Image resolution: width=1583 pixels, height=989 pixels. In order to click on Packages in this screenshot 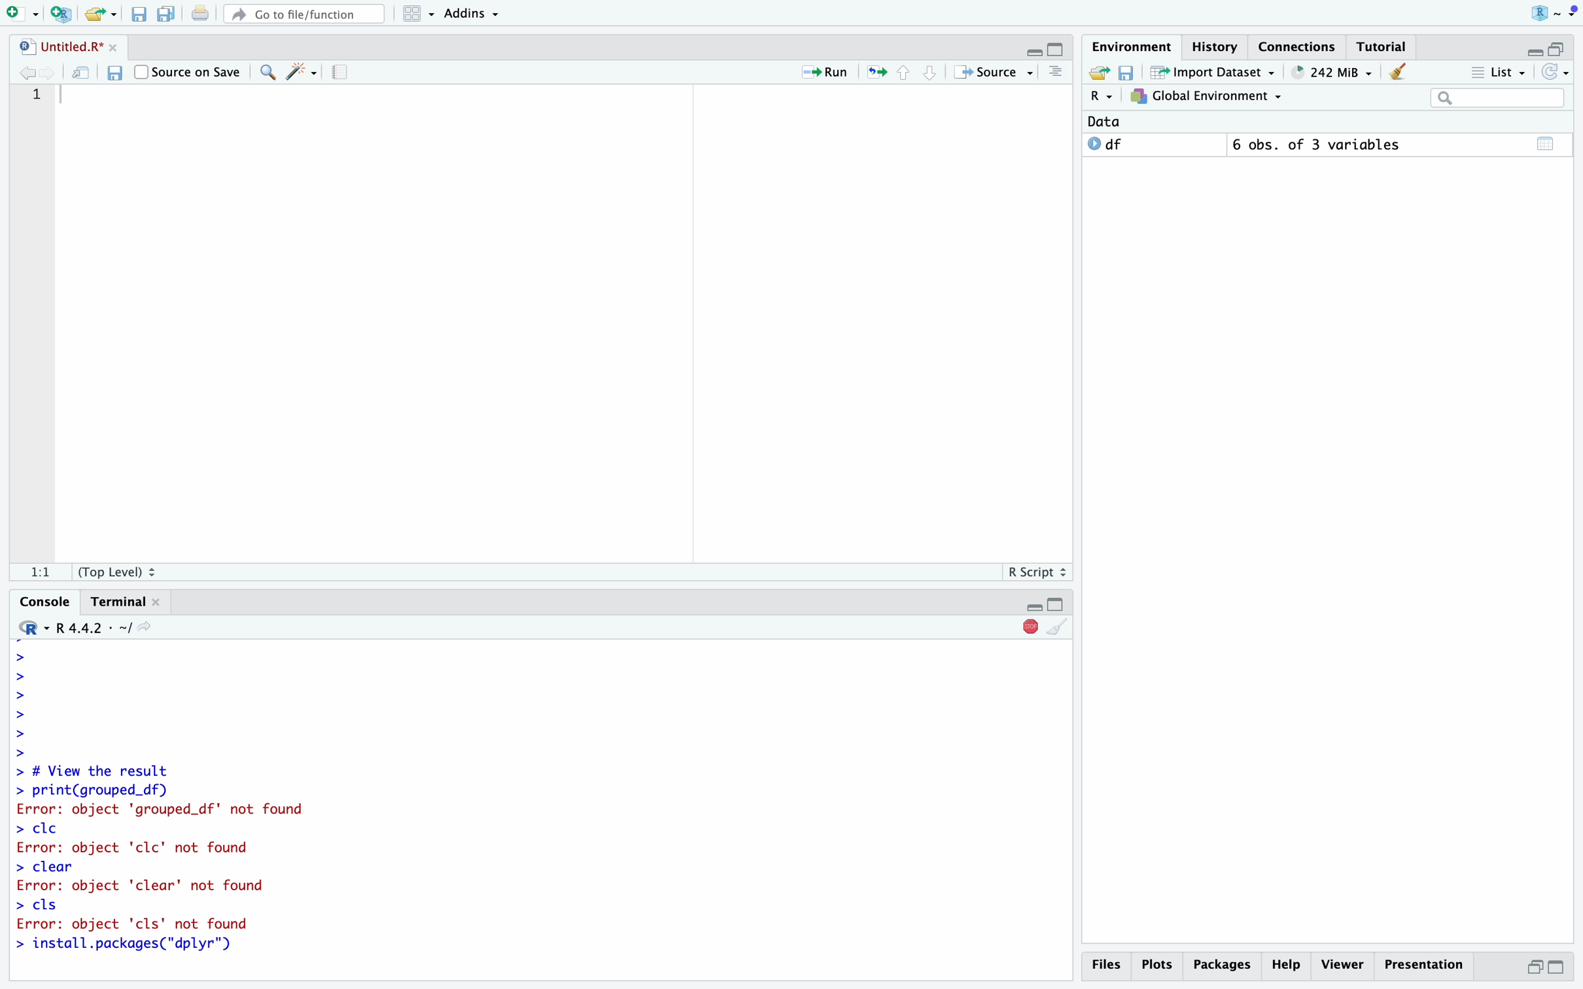, I will do `click(1223, 965)`.